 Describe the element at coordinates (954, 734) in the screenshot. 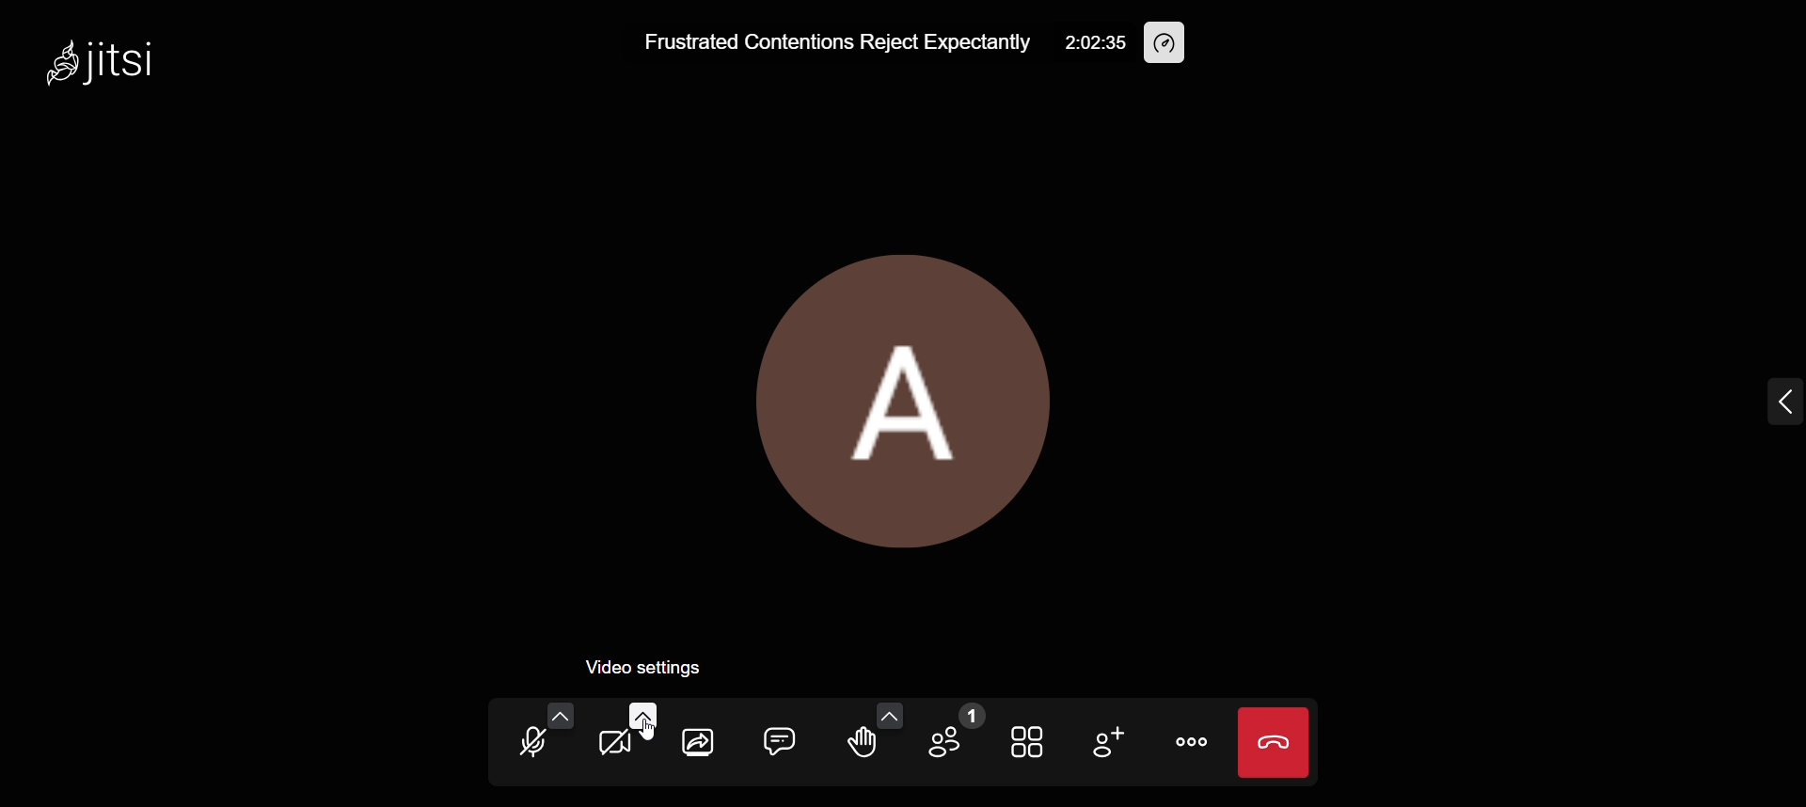

I see `participants` at that location.